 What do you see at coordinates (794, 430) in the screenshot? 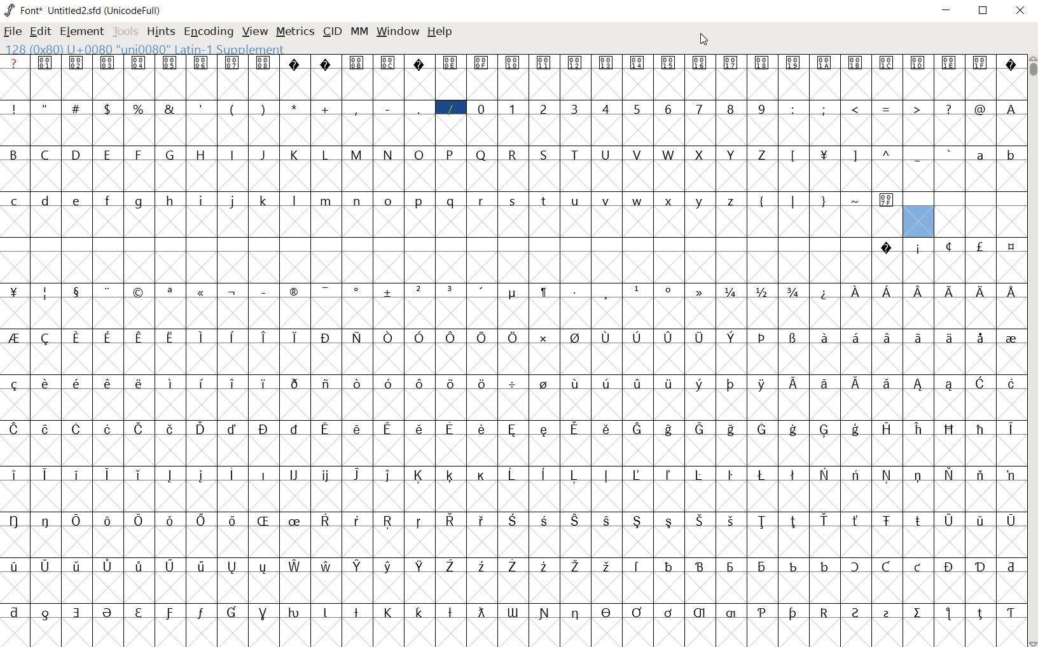
I see `glyph` at bounding box center [794, 430].